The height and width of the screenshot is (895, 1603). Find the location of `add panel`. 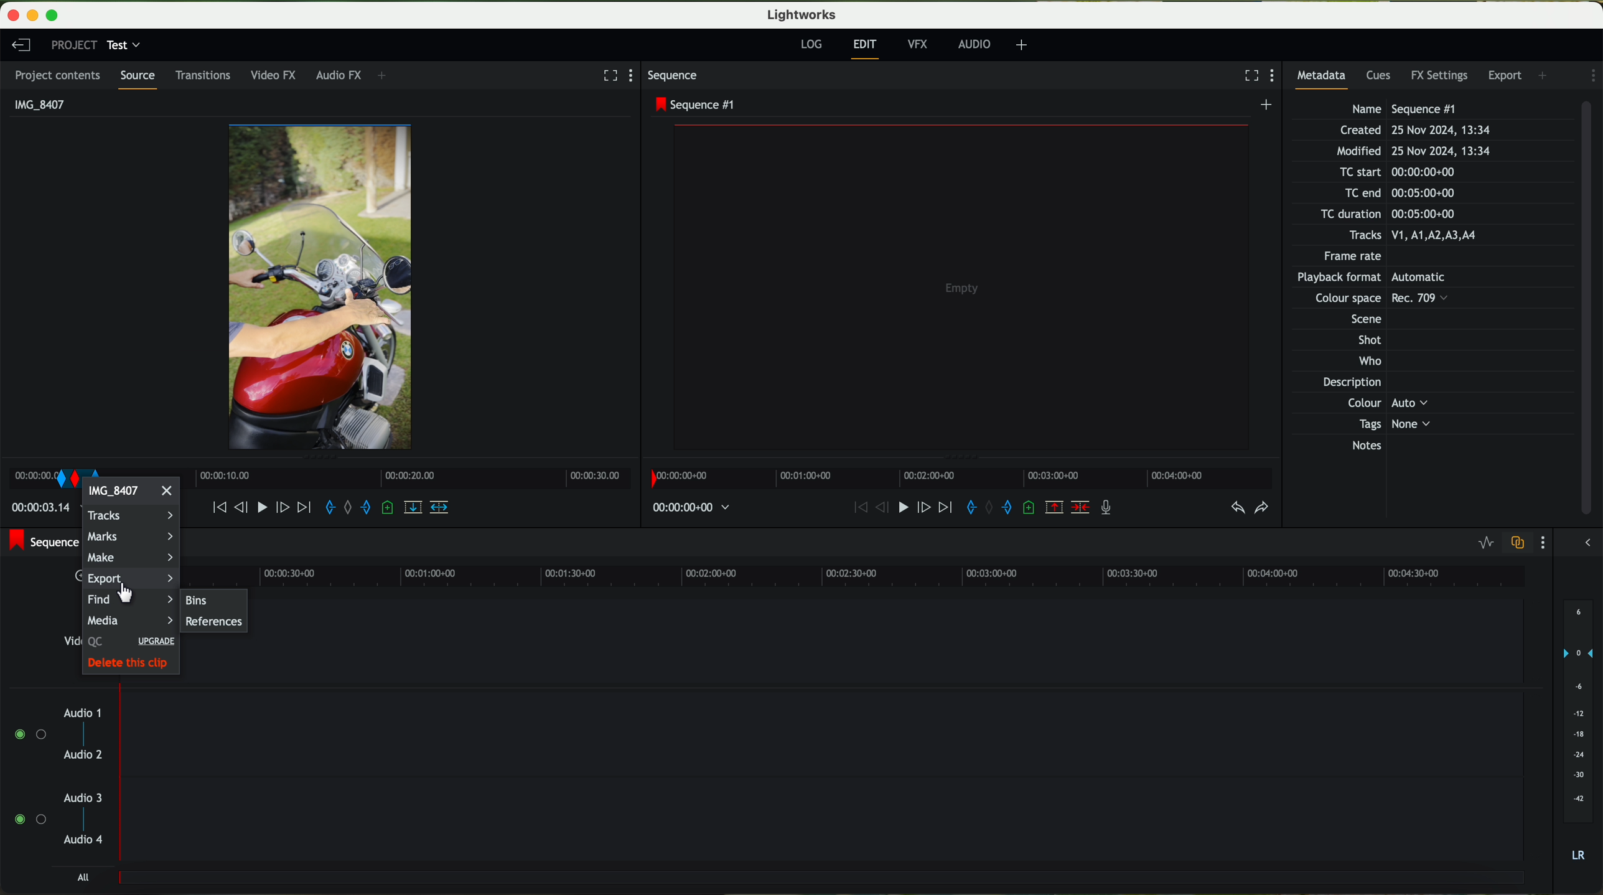

add panel is located at coordinates (1545, 74).